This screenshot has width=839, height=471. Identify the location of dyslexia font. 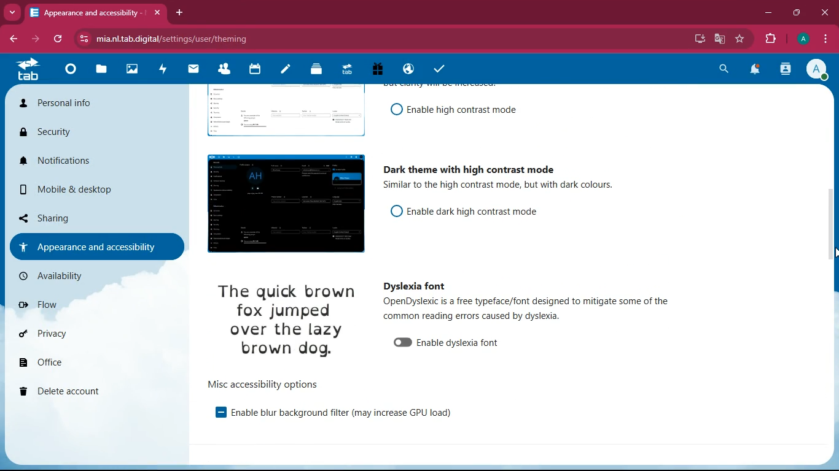
(414, 286).